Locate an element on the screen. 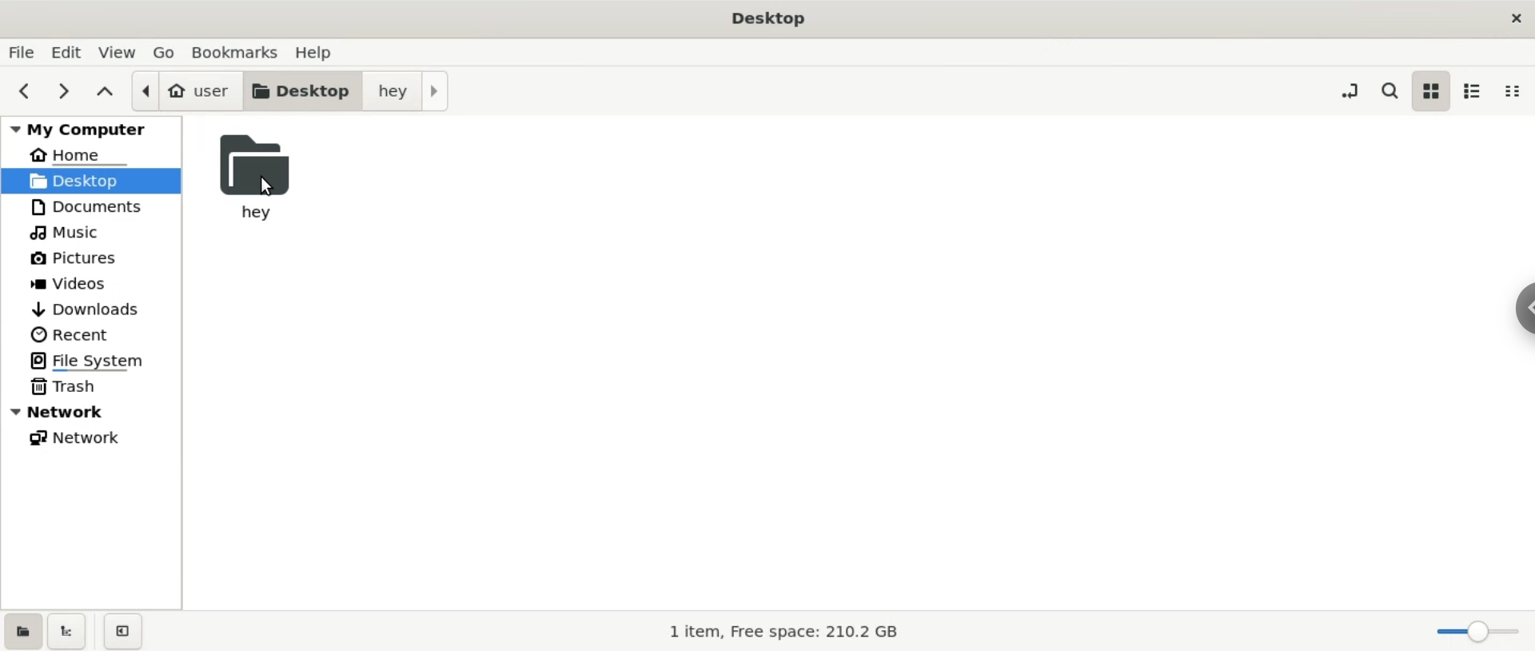 Image resolution: width=1535 pixels, height=651 pixels. previous is located at coordinates (25, 92).